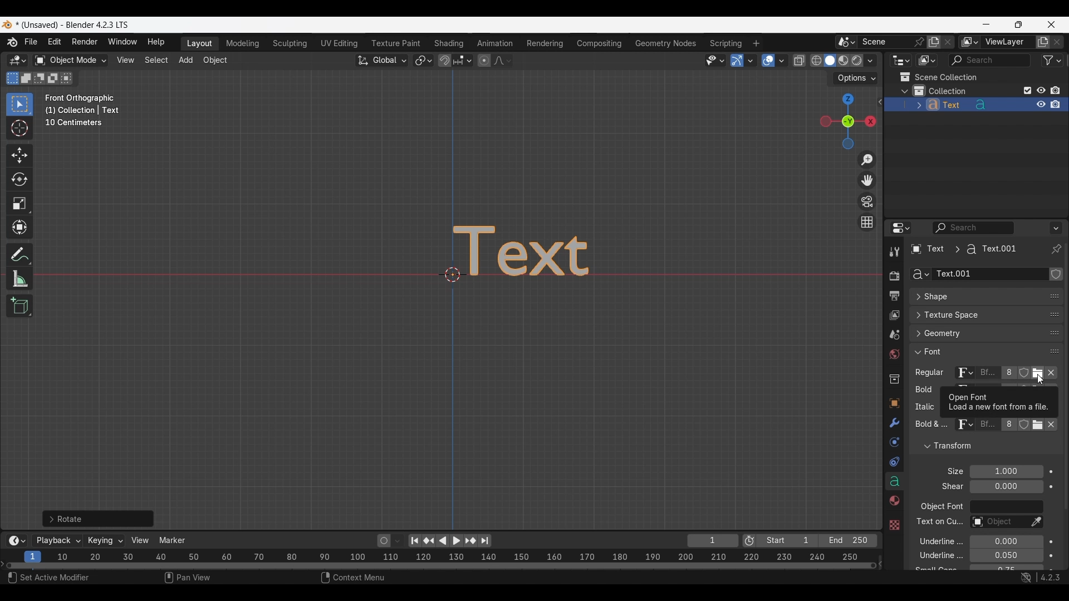 The image size is (1069, 601). I want to click on Snap during transform, so click(445, 60).